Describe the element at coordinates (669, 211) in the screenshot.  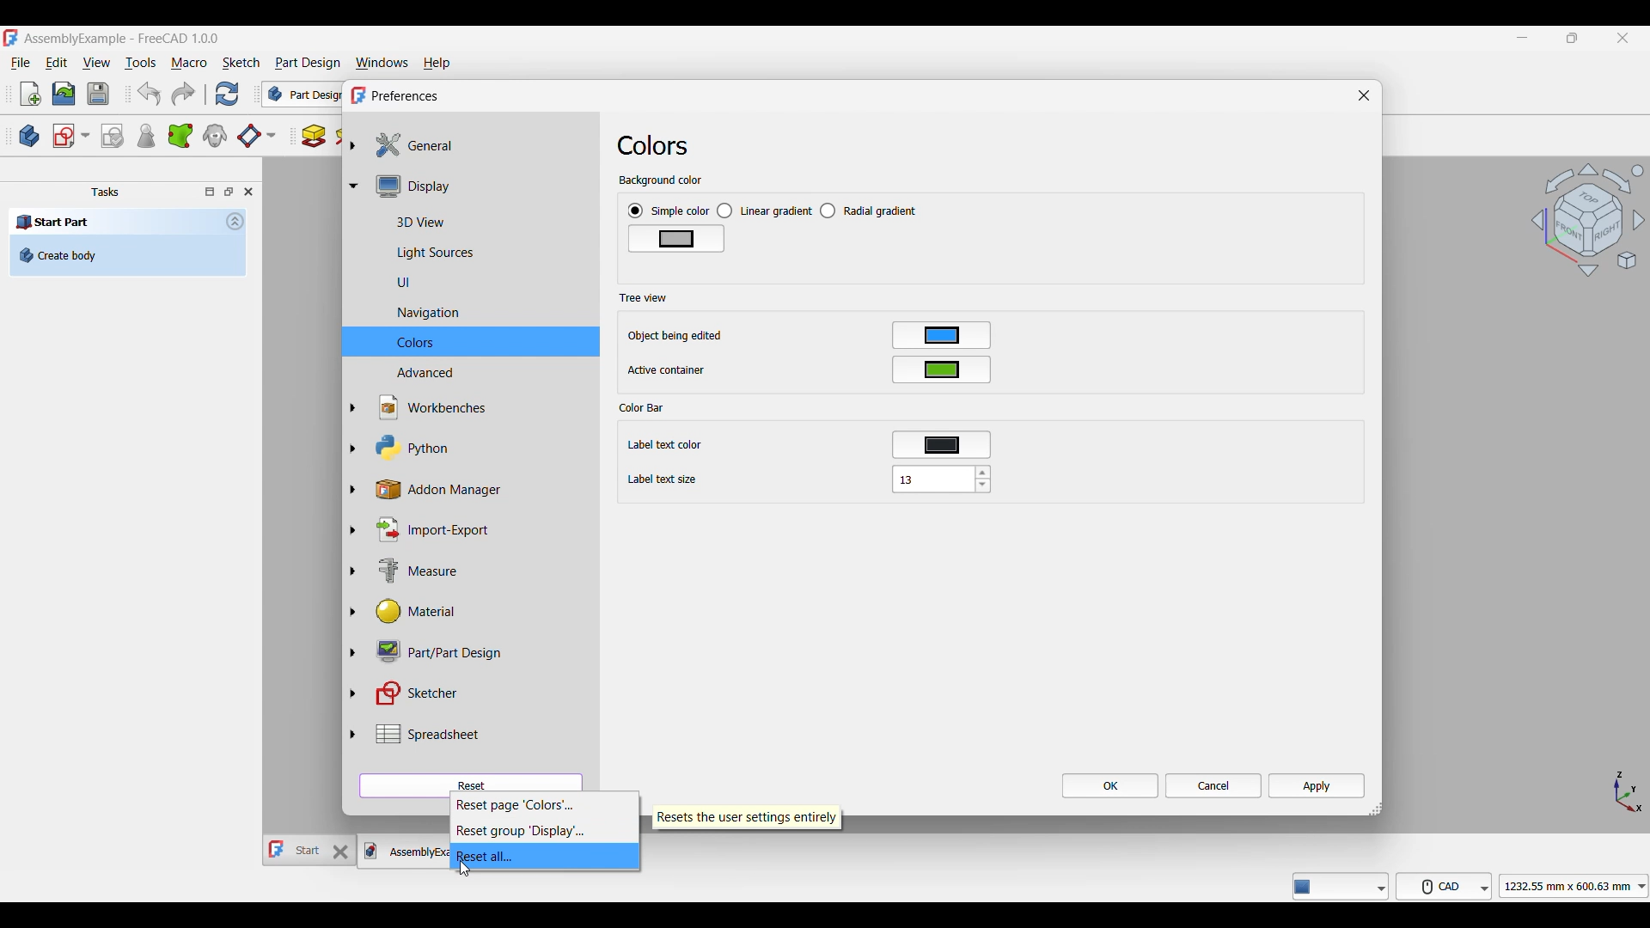
I see `Toggle for Simple color` at that location.